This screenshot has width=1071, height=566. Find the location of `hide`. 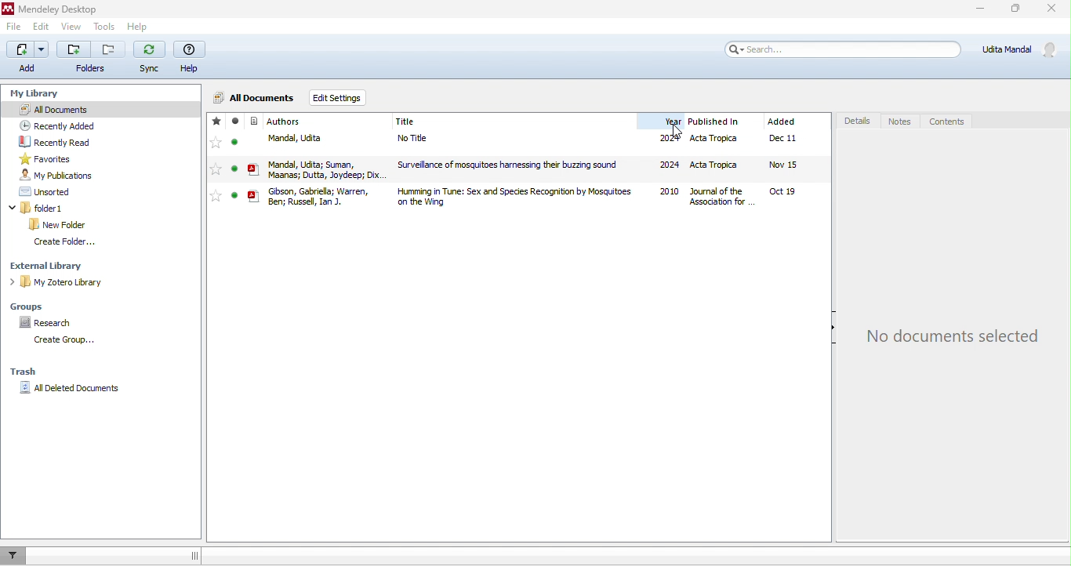

hide is located at coordinates (826, 333).